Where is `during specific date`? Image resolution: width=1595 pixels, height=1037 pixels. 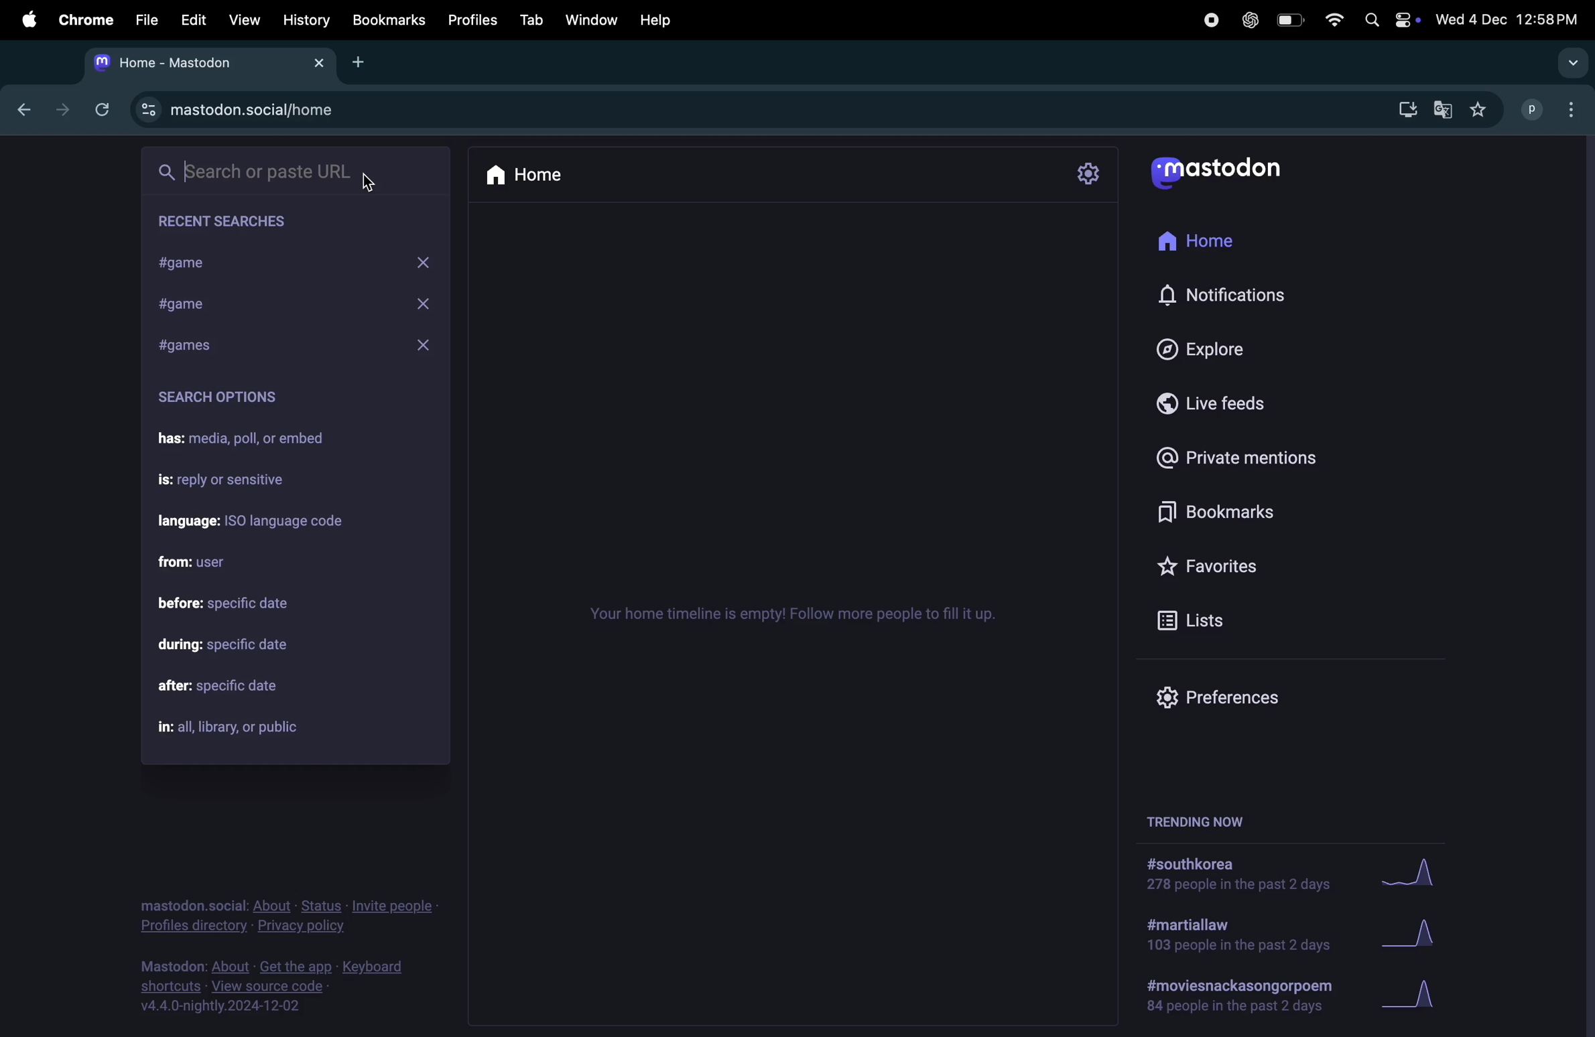 during specific date is located at coordinates (233, 644).